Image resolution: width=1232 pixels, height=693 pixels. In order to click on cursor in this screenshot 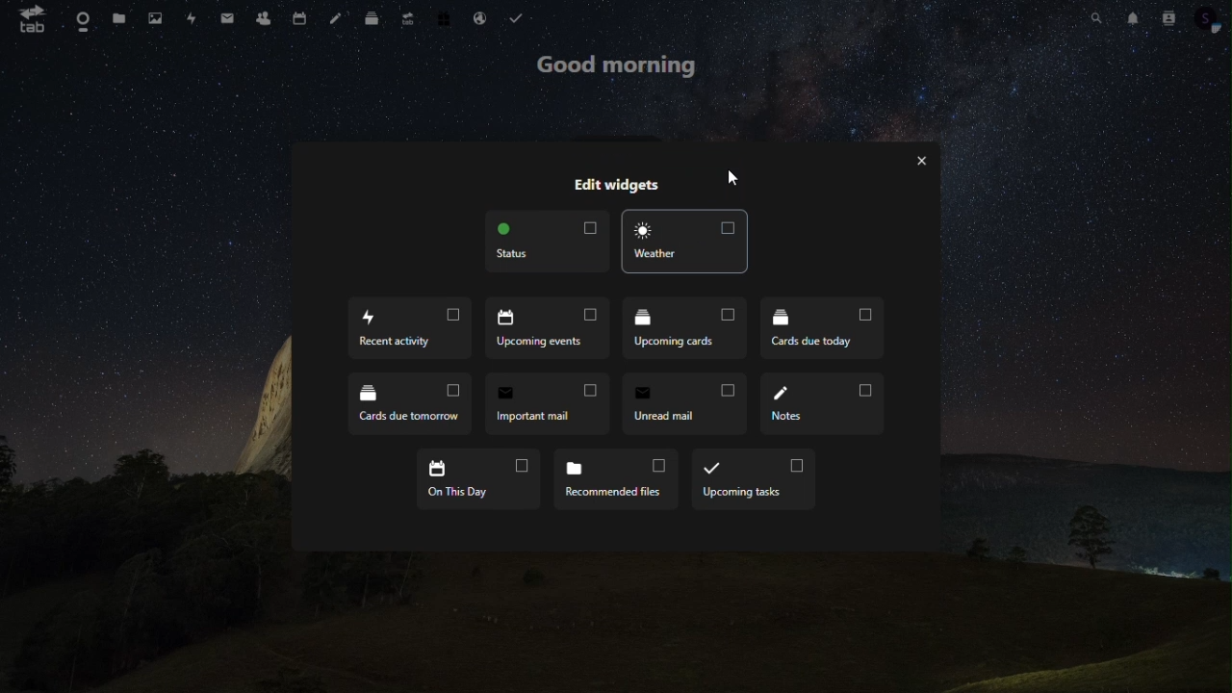, I will do `click(733, 183)`.